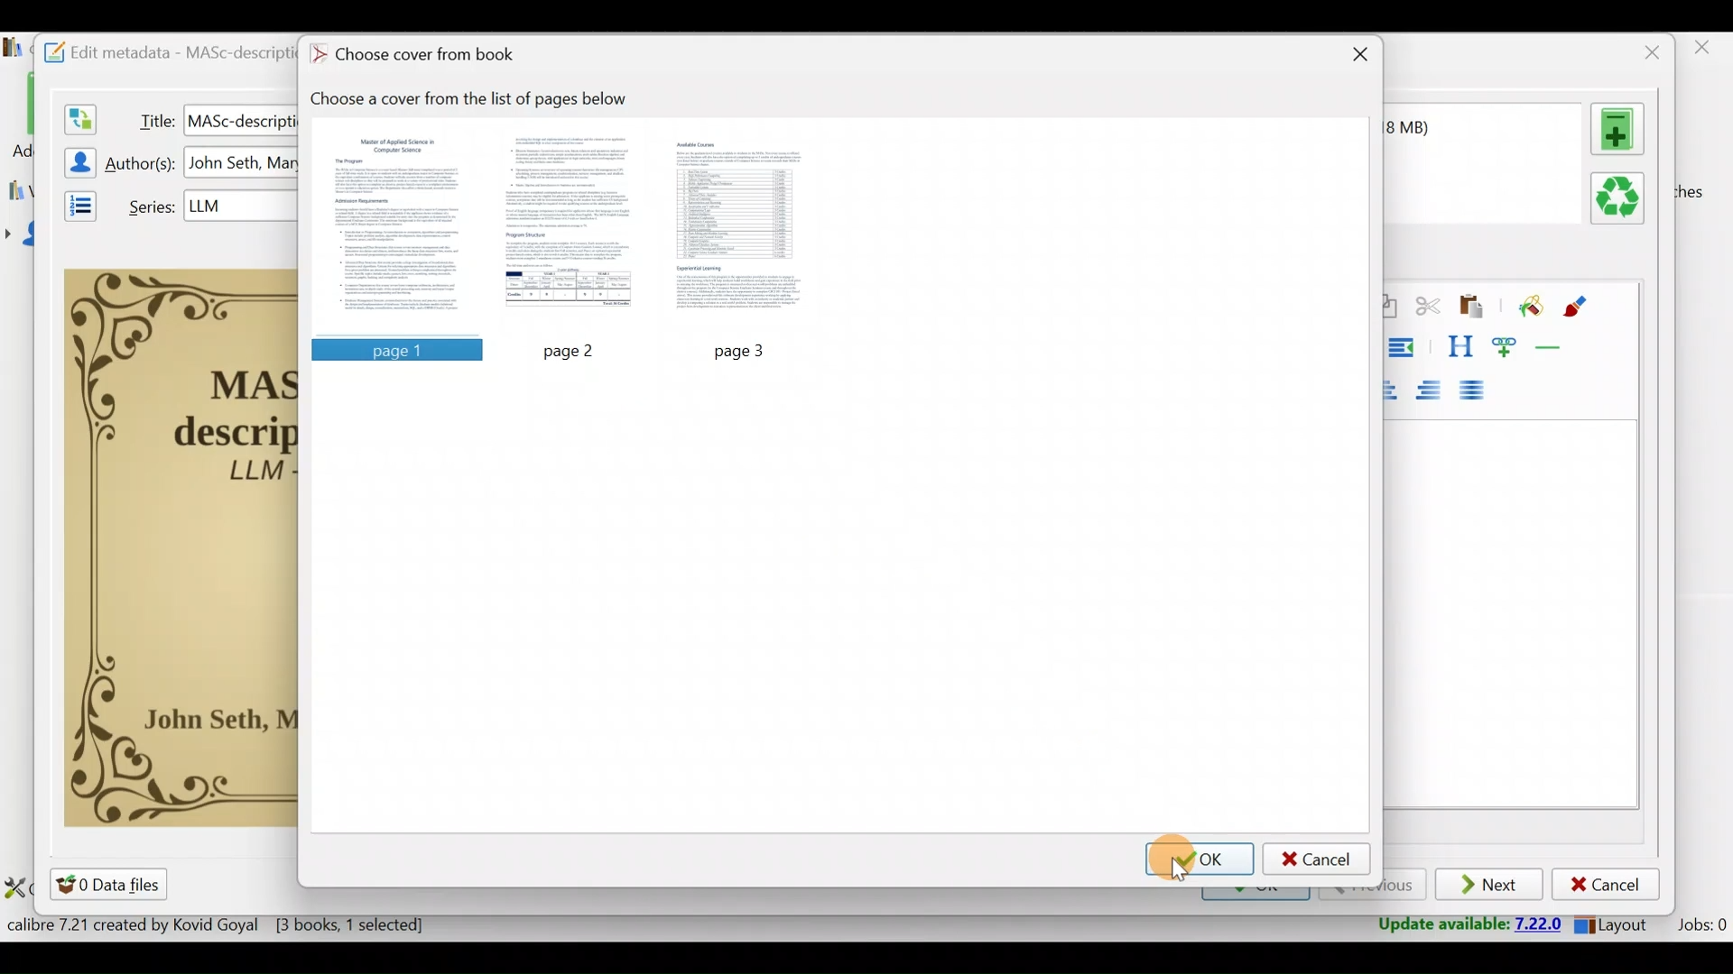  What do you see at coordinates (75, 160) in the screenshot?
I see `Open the manage authors editor` at bounding box center [75, 160].